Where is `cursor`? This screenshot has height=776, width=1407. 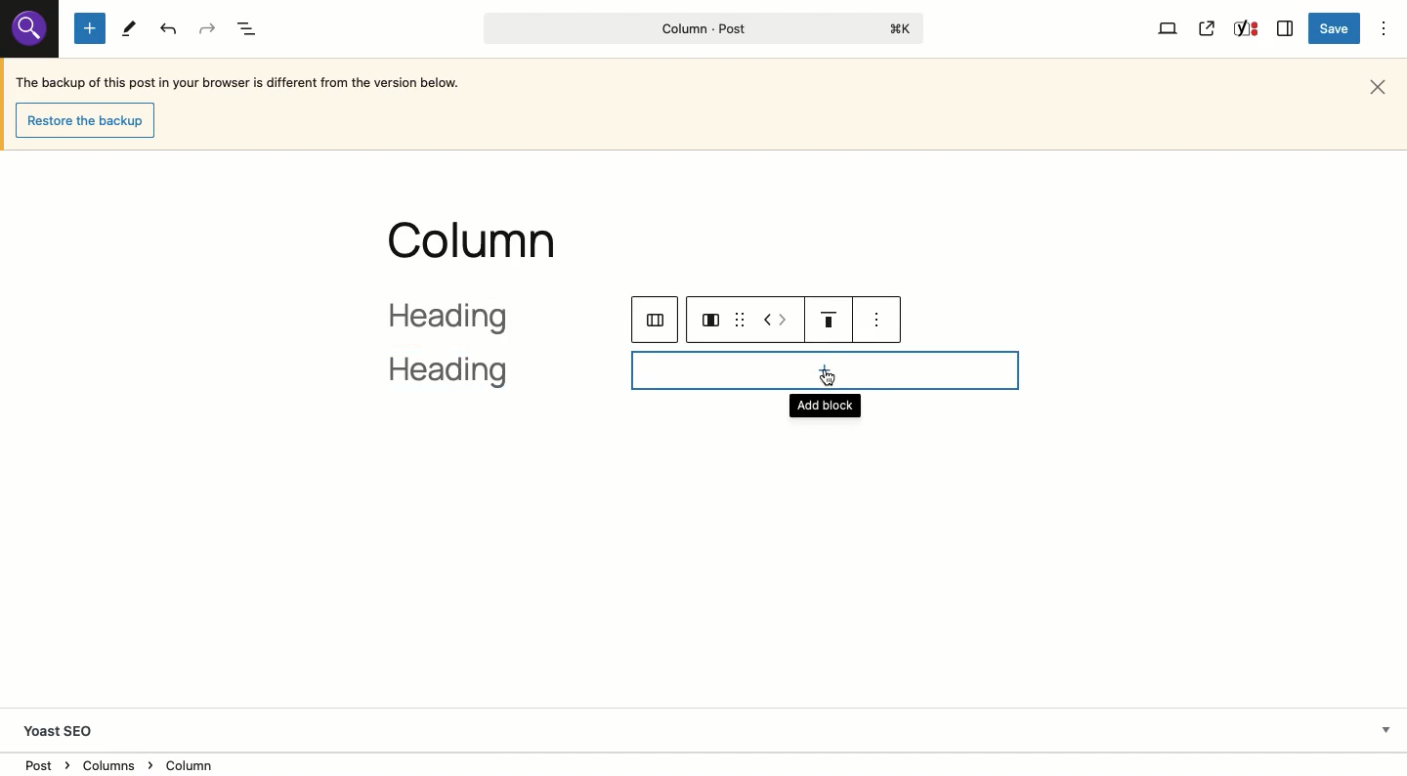 cursor is located at coordinates (827, 375).